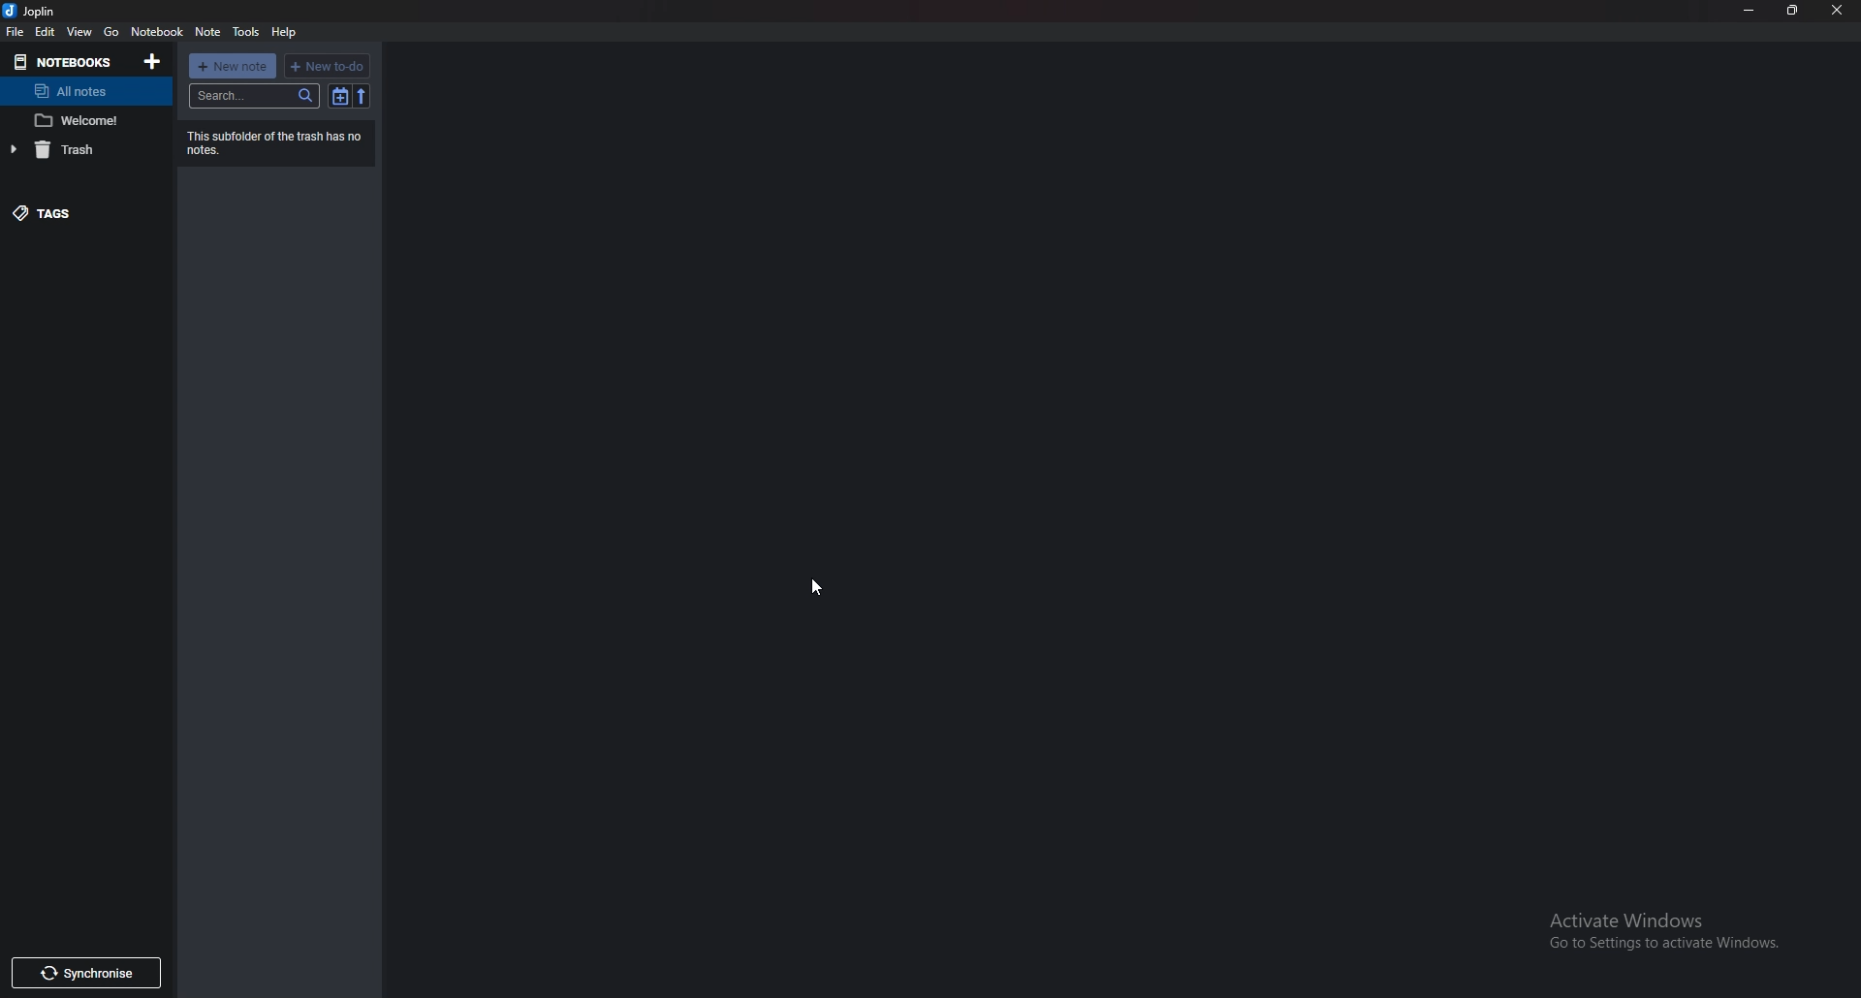 The height and width of the screenshot is (998, 1861). I want to click on cursor, so click(812, 588).